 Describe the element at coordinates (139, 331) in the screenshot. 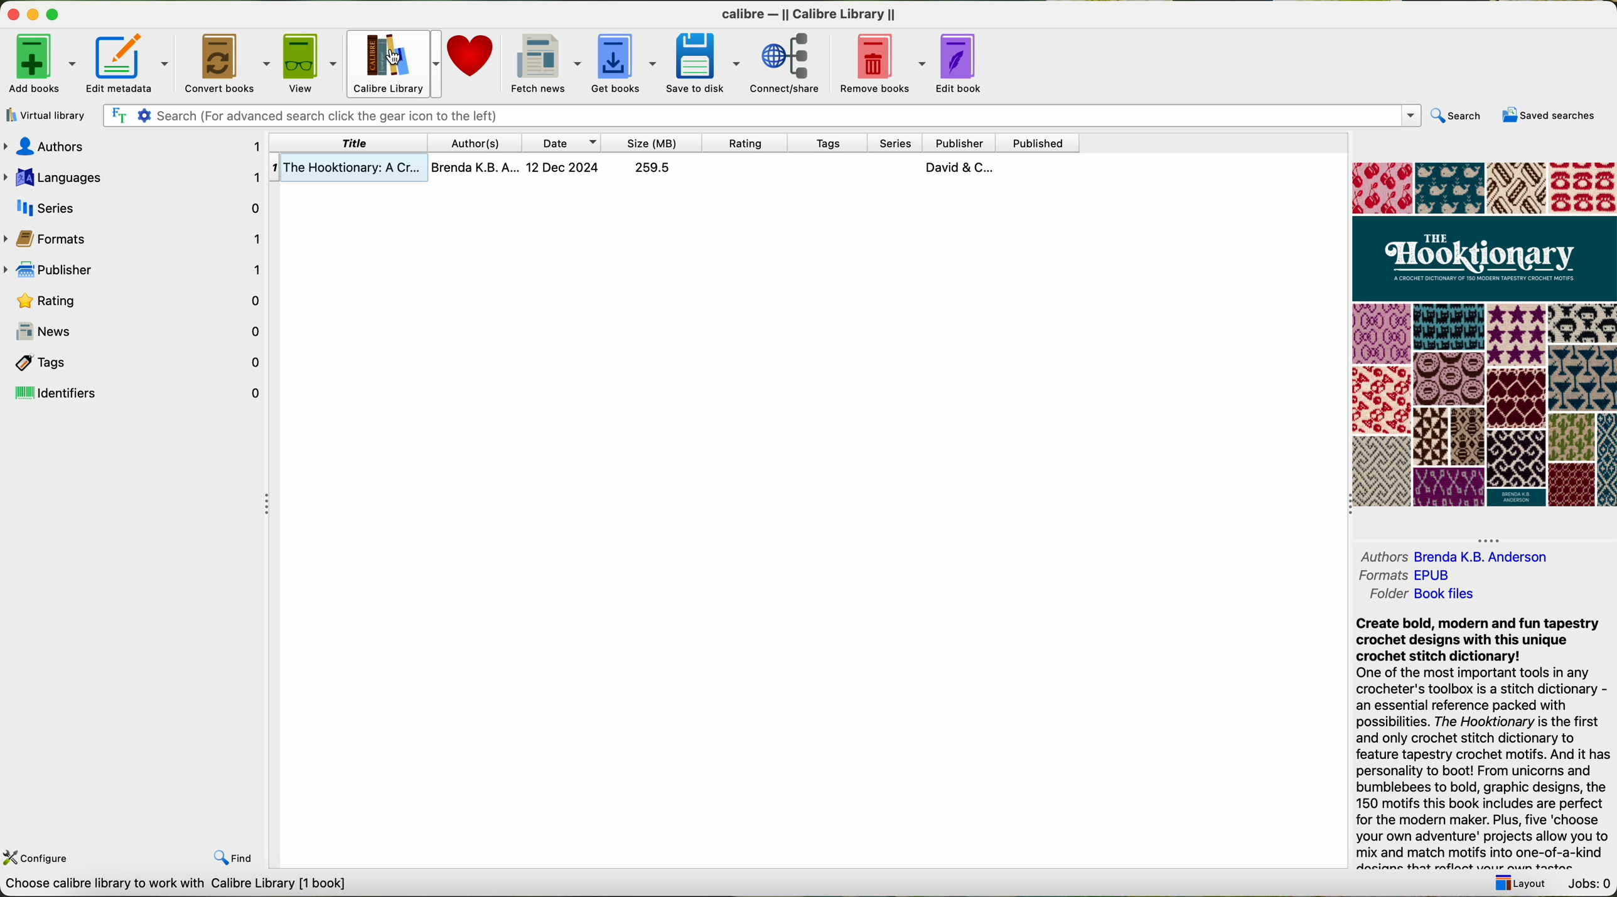

I see `news` at that location.